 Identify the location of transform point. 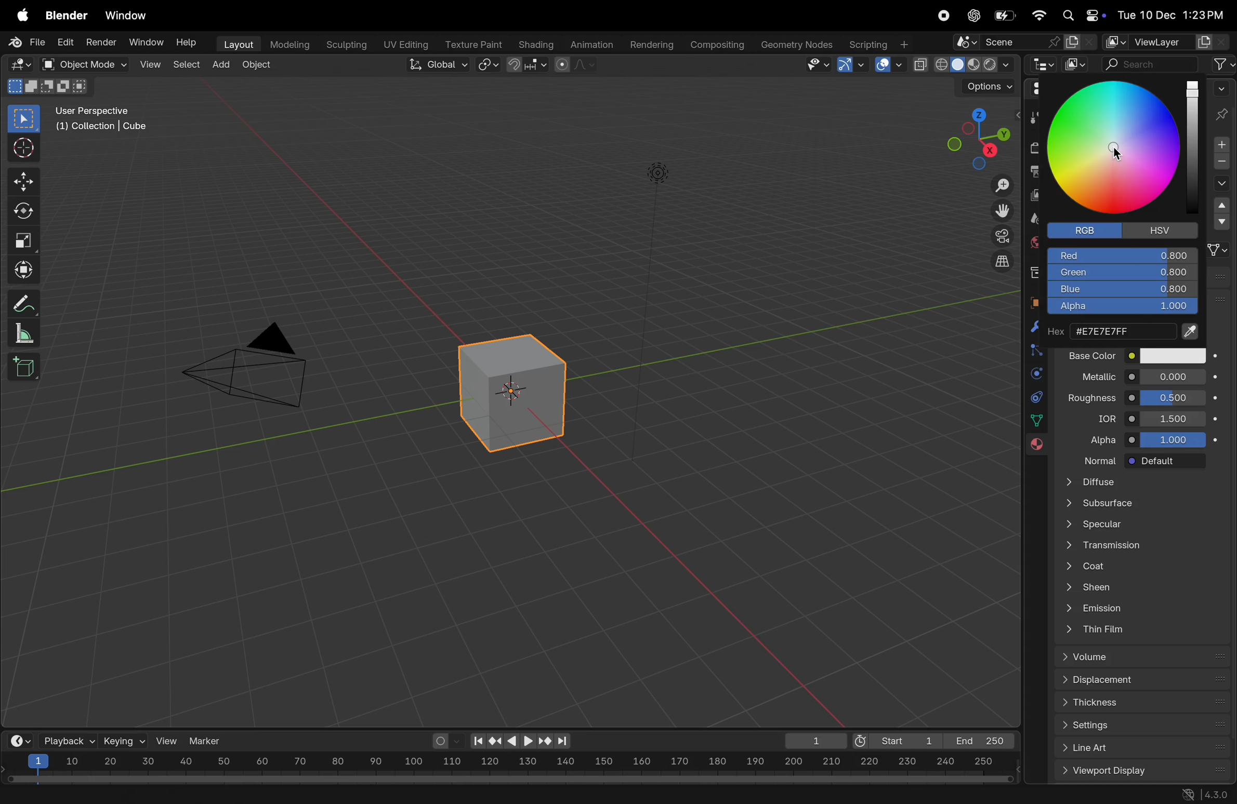
(528, 65).